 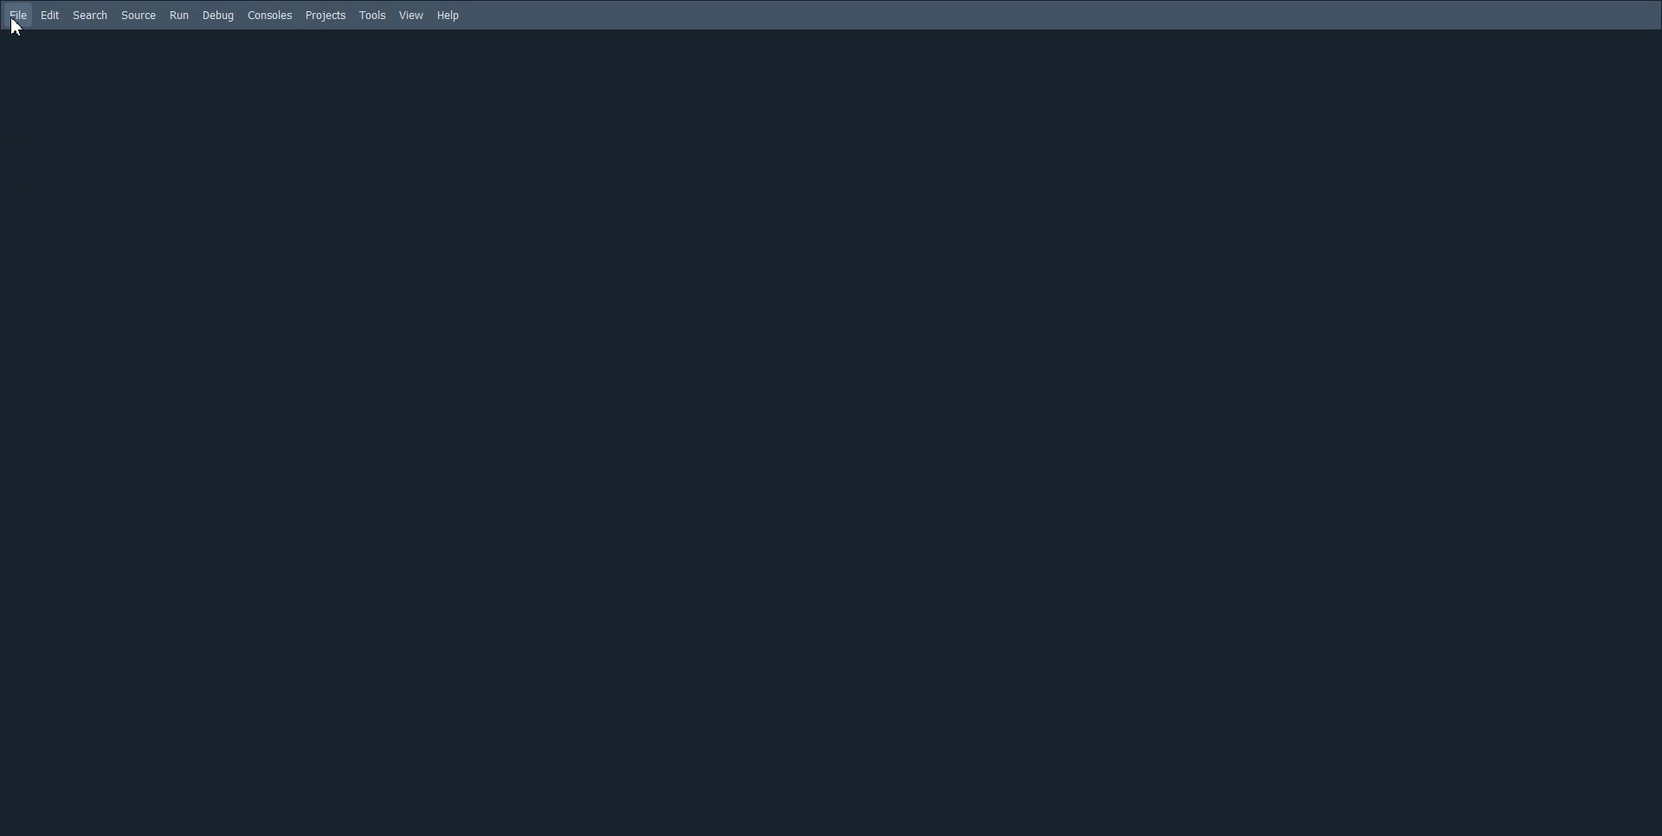 What do you see at coordinates (178, 15) in the screenshot?
I see `Run` at bounding box center [178, 15].